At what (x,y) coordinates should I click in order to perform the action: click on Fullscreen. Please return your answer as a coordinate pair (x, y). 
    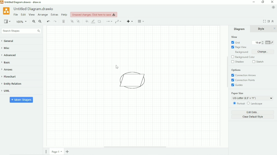
    Looking at the image, I should click on (264, 21).